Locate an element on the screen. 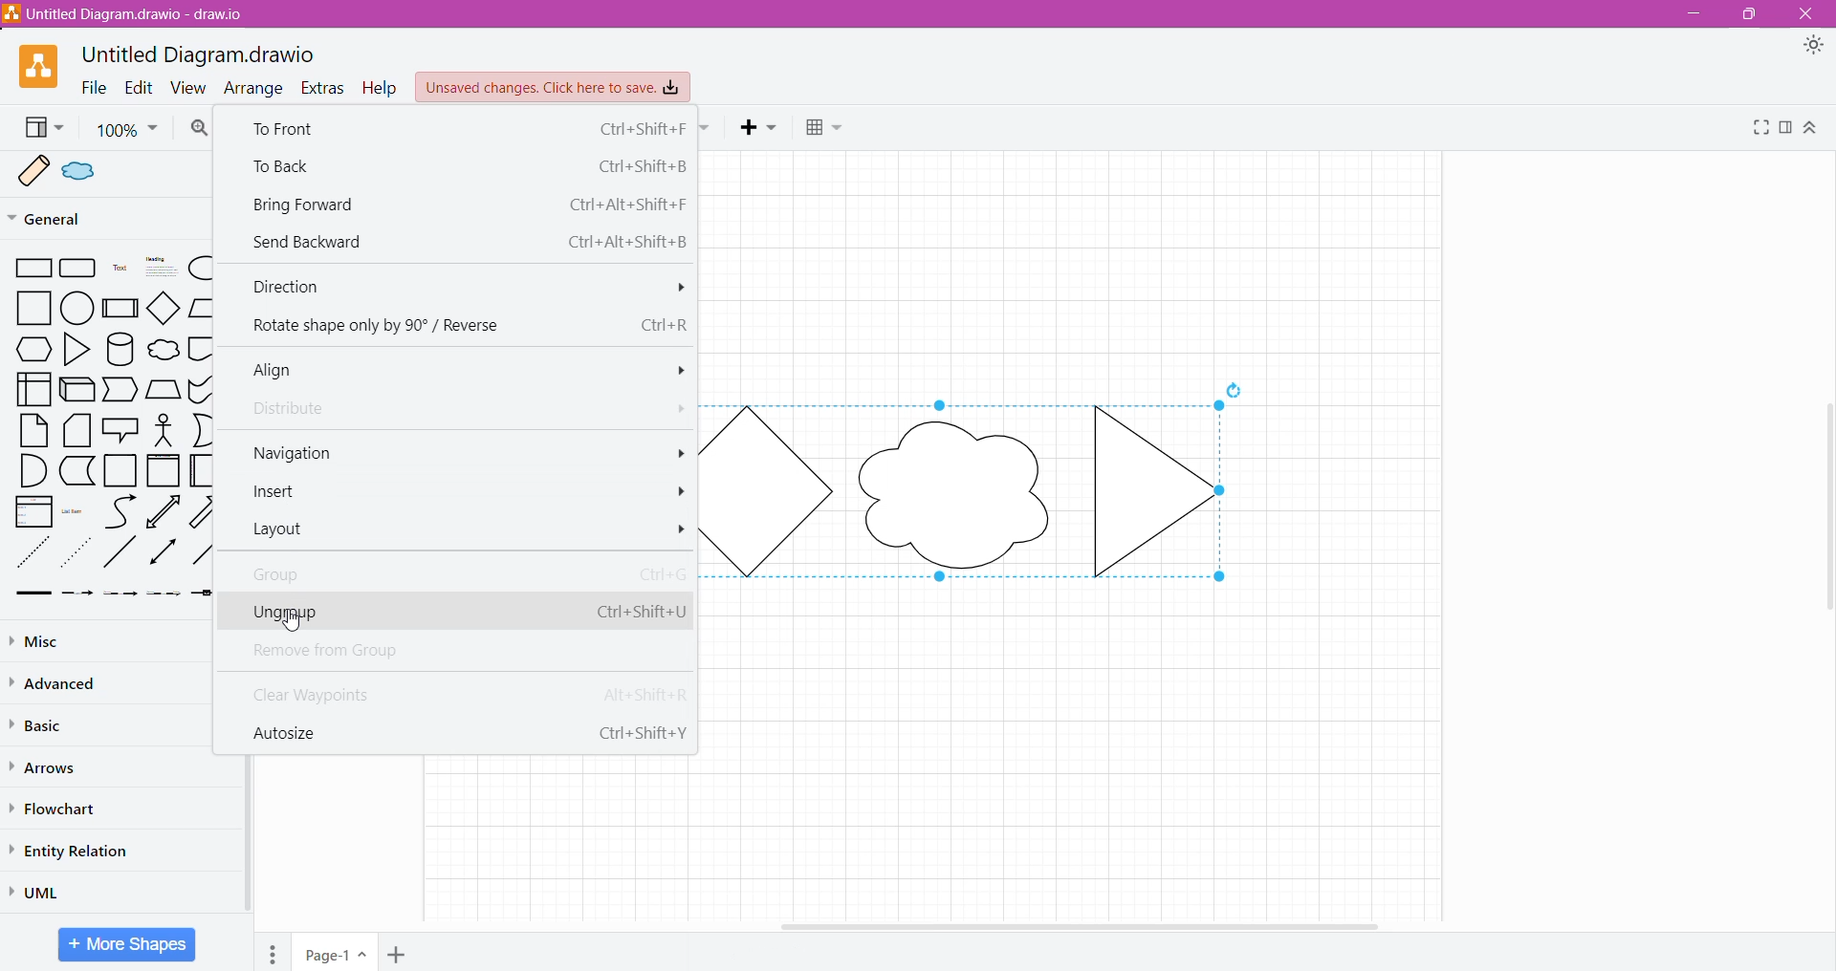  Close is located at coordinates (1811, 14).